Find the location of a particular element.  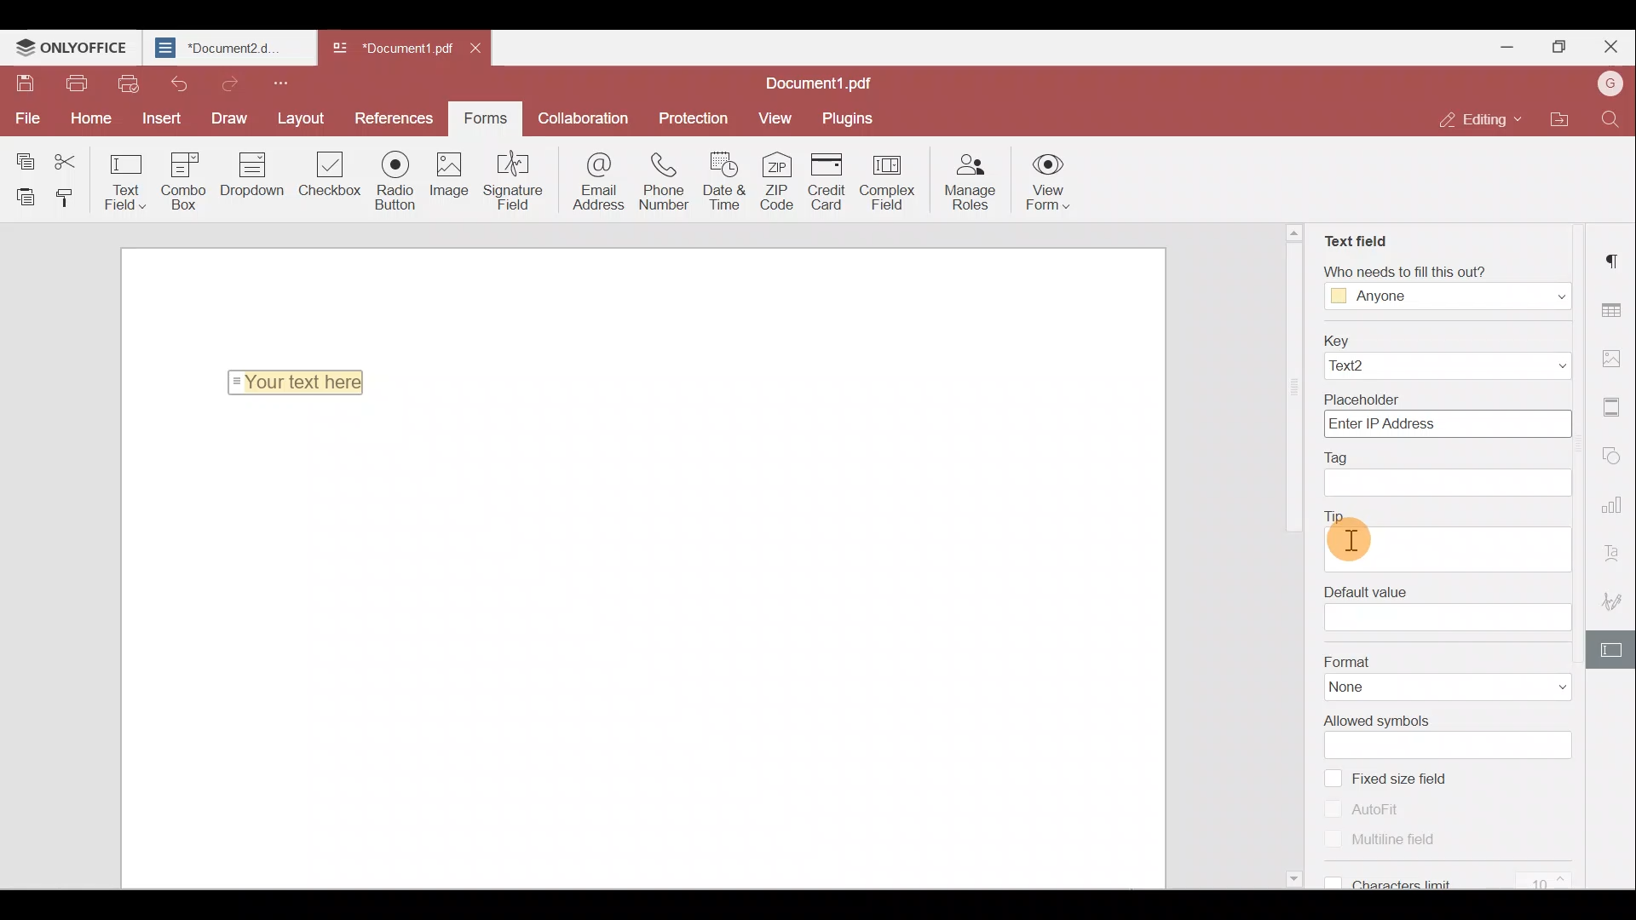

View form is located at coordinates (1051, 185).